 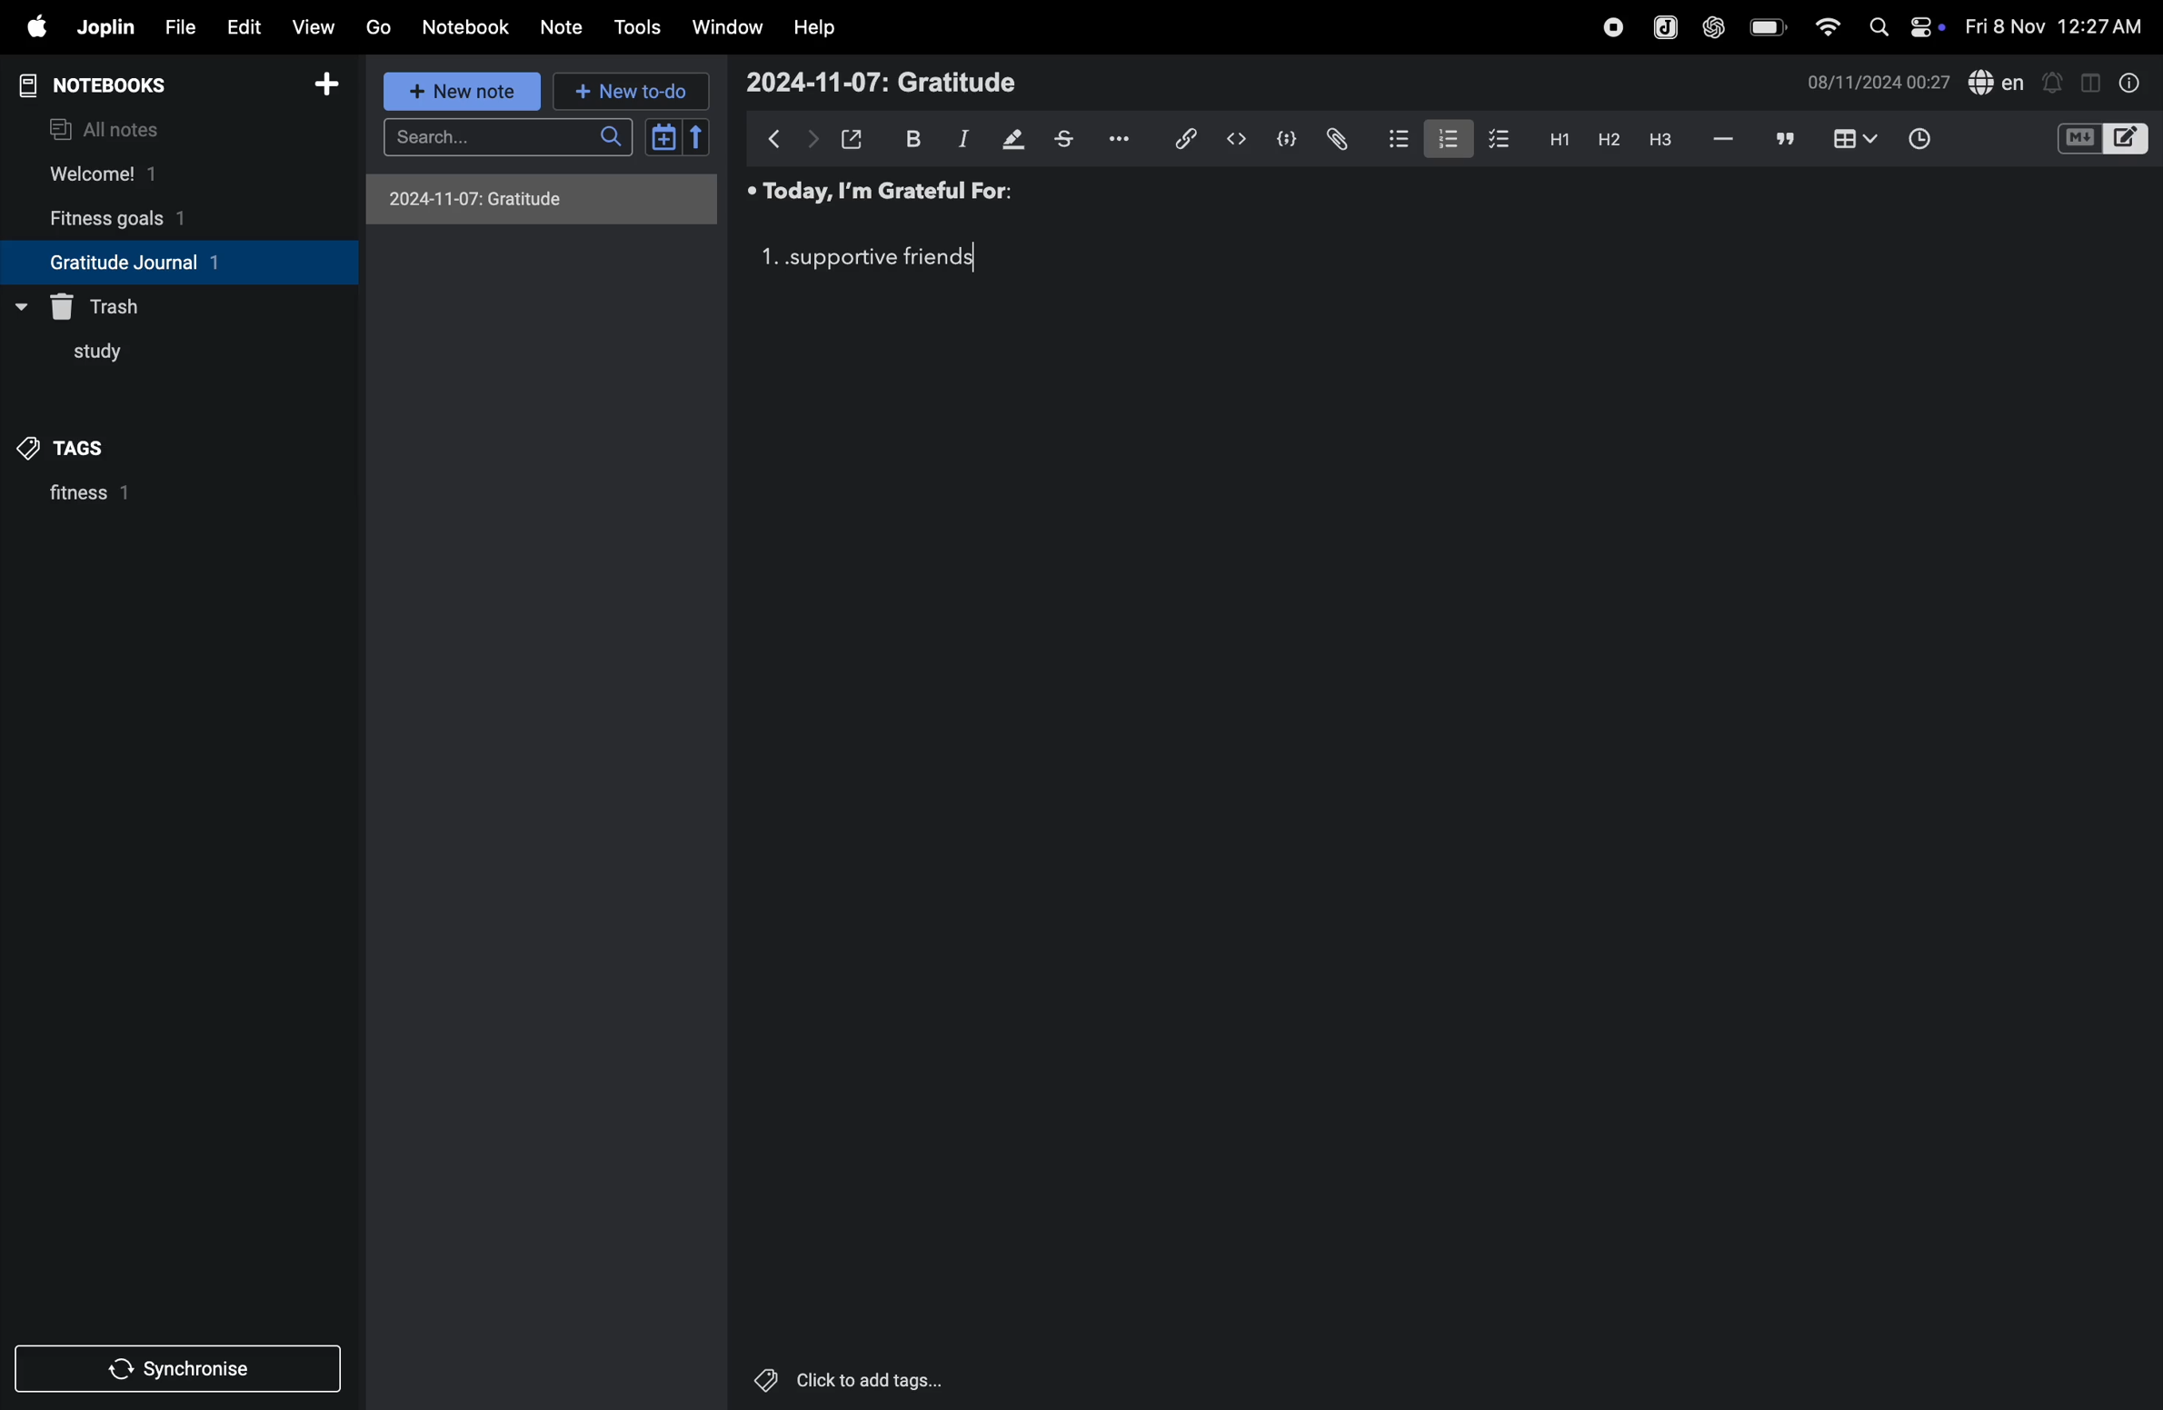 I want to click on all notes, so click(x=110, y=128).